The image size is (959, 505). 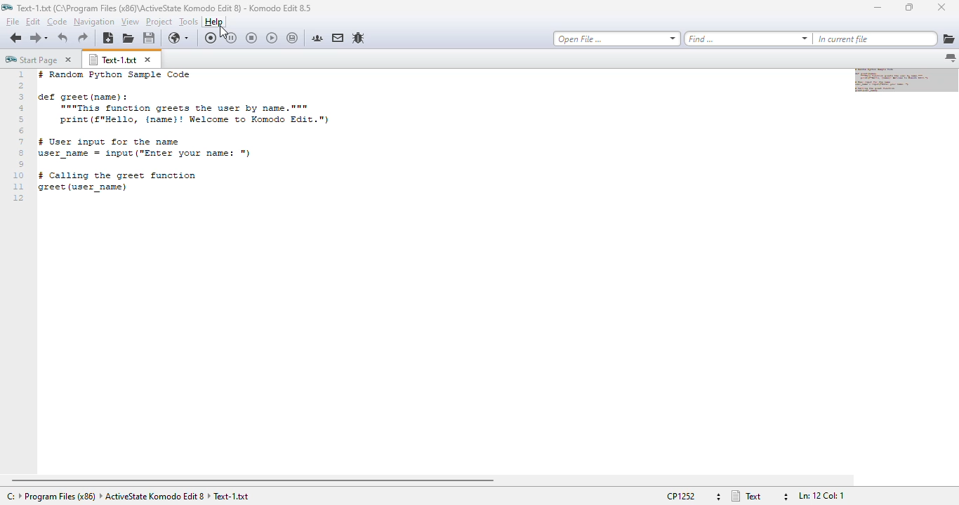 I want to click on recent locations, so click(x=48, y=37).